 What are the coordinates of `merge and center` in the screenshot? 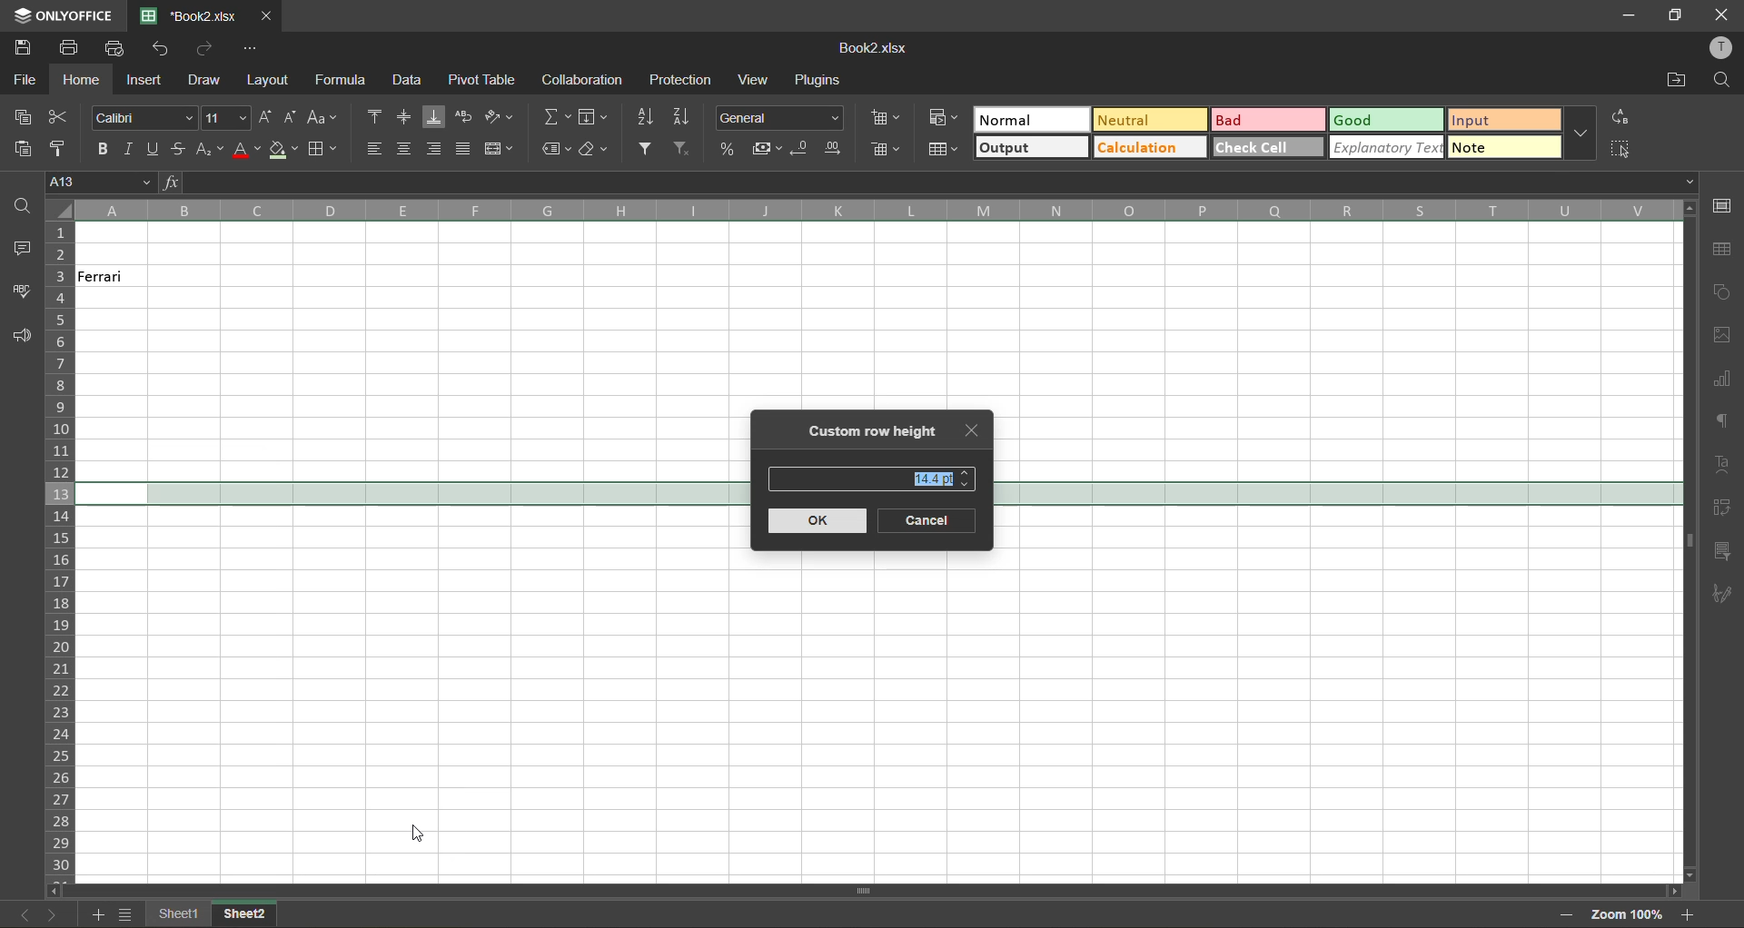 It's located at (499, 149).